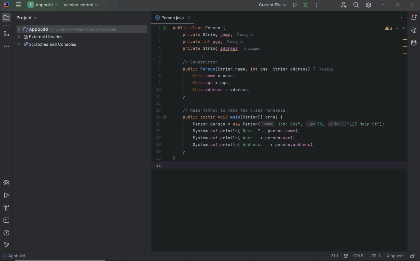 The image size is (420, 261). Describe the element at coordinates (334, 256) in the screenshot. I see `go to line` at that location.